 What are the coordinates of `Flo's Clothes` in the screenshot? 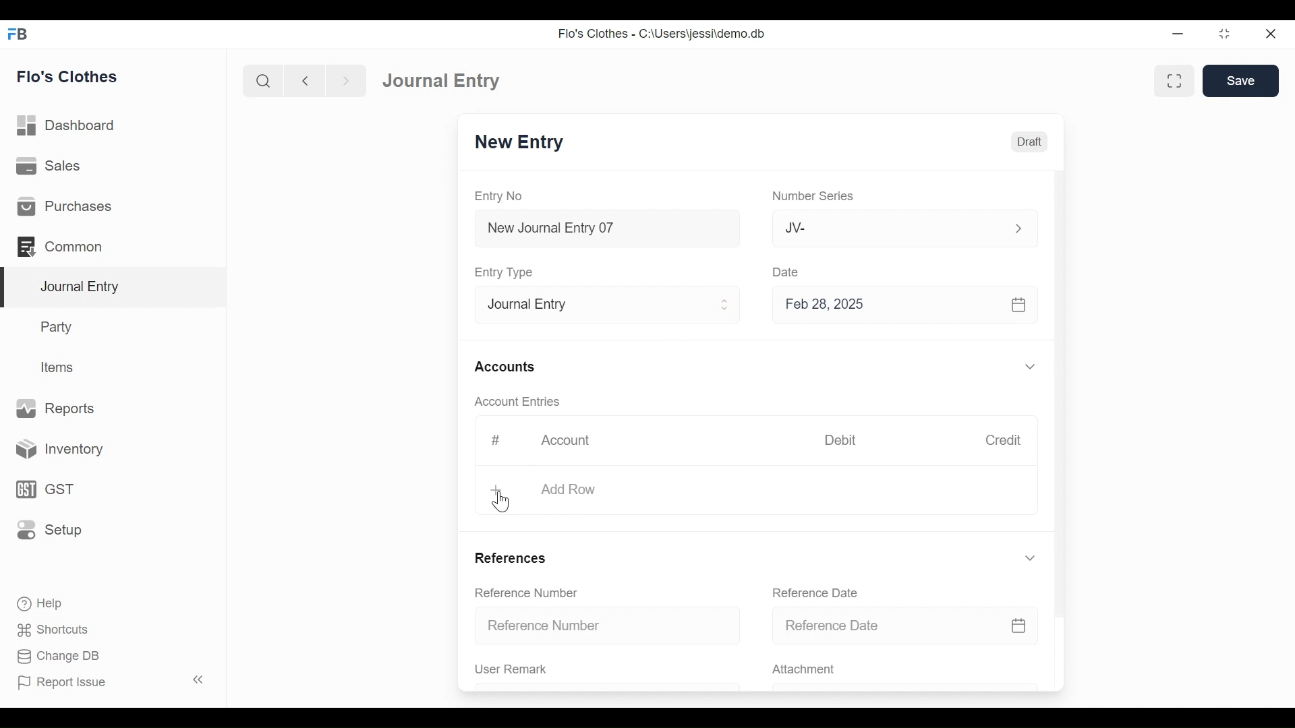 It's located at (67, 76).